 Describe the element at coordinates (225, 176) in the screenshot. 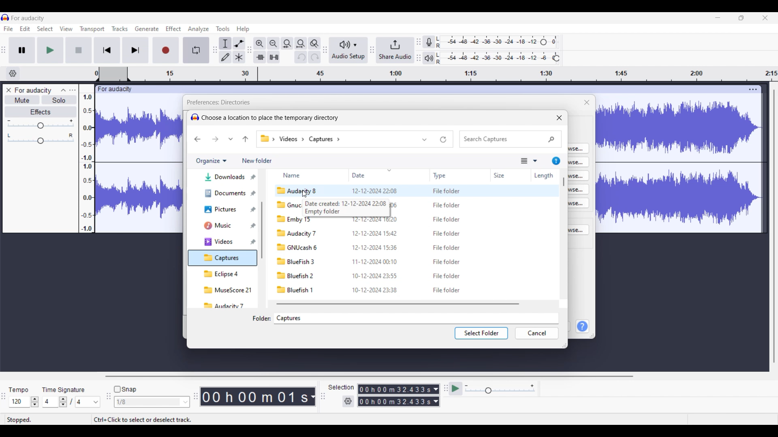

I see `Downloads` at that location.